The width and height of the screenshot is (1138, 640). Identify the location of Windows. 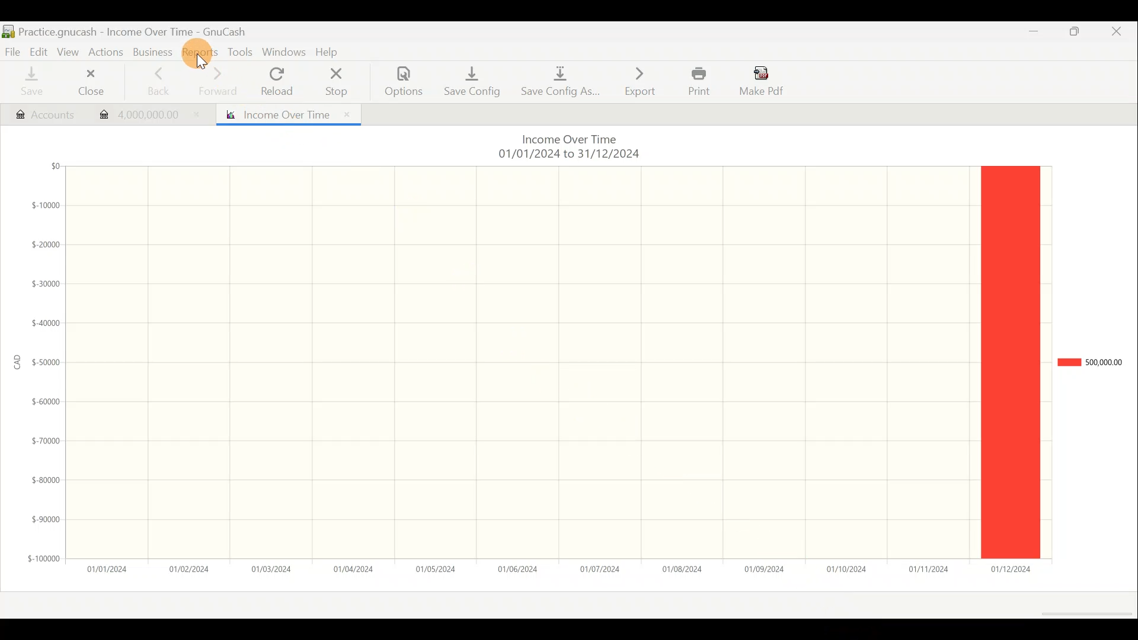
(284, 52).